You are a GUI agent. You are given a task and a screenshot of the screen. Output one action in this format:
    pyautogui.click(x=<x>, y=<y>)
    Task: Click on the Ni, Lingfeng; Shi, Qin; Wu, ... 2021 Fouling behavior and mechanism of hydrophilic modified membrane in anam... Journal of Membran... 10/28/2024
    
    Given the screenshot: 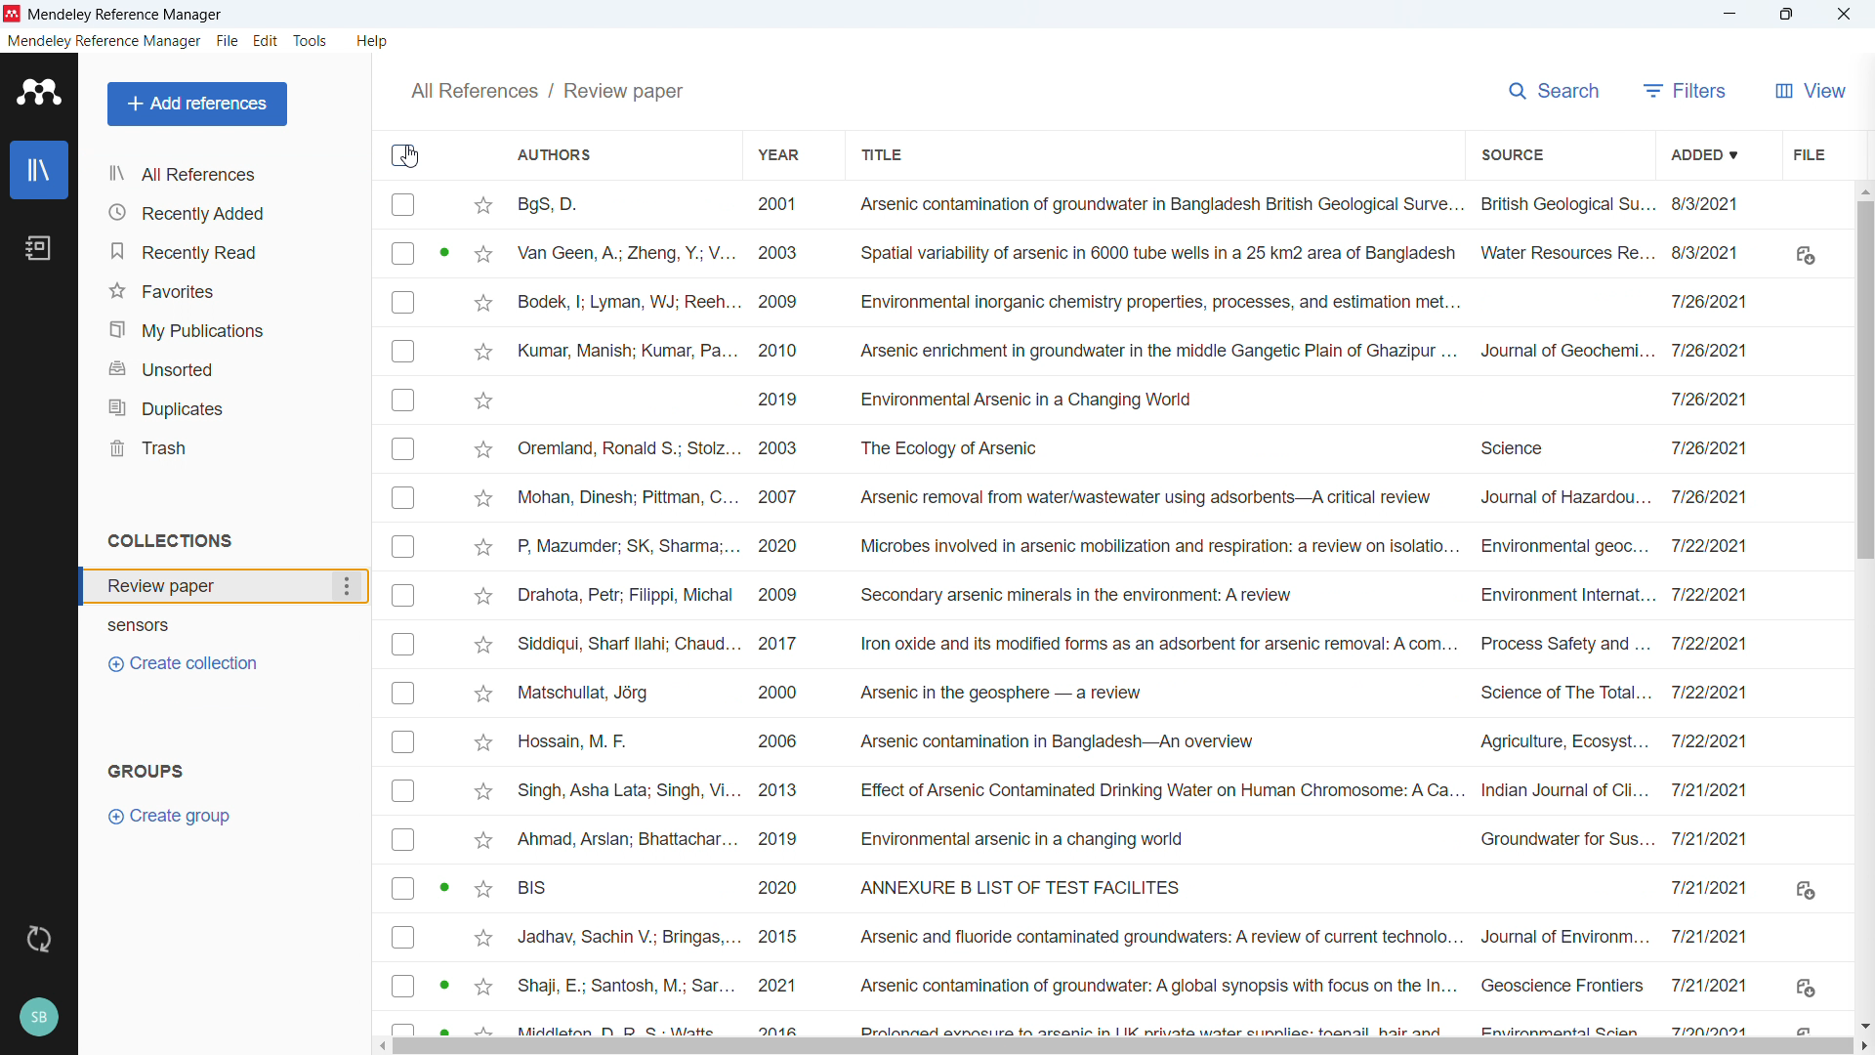 What is the action you would take?
    pyautogui.click(x=1141, y=350)
    